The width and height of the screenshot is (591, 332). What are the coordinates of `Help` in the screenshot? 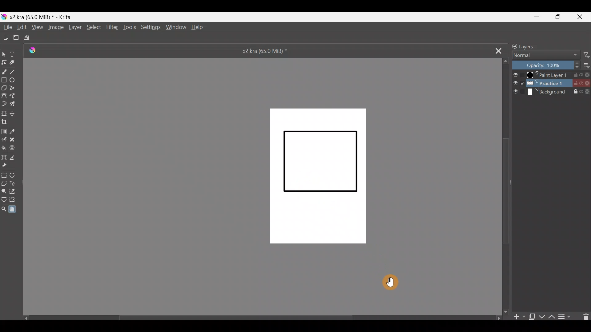 It's located at (200, 28).